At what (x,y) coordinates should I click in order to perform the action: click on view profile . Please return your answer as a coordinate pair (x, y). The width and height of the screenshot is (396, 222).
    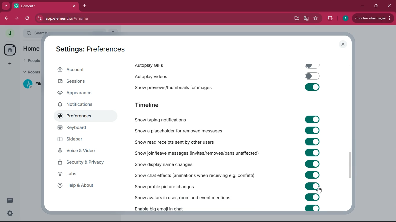
    Looking at the image, I should click on (8, 33).